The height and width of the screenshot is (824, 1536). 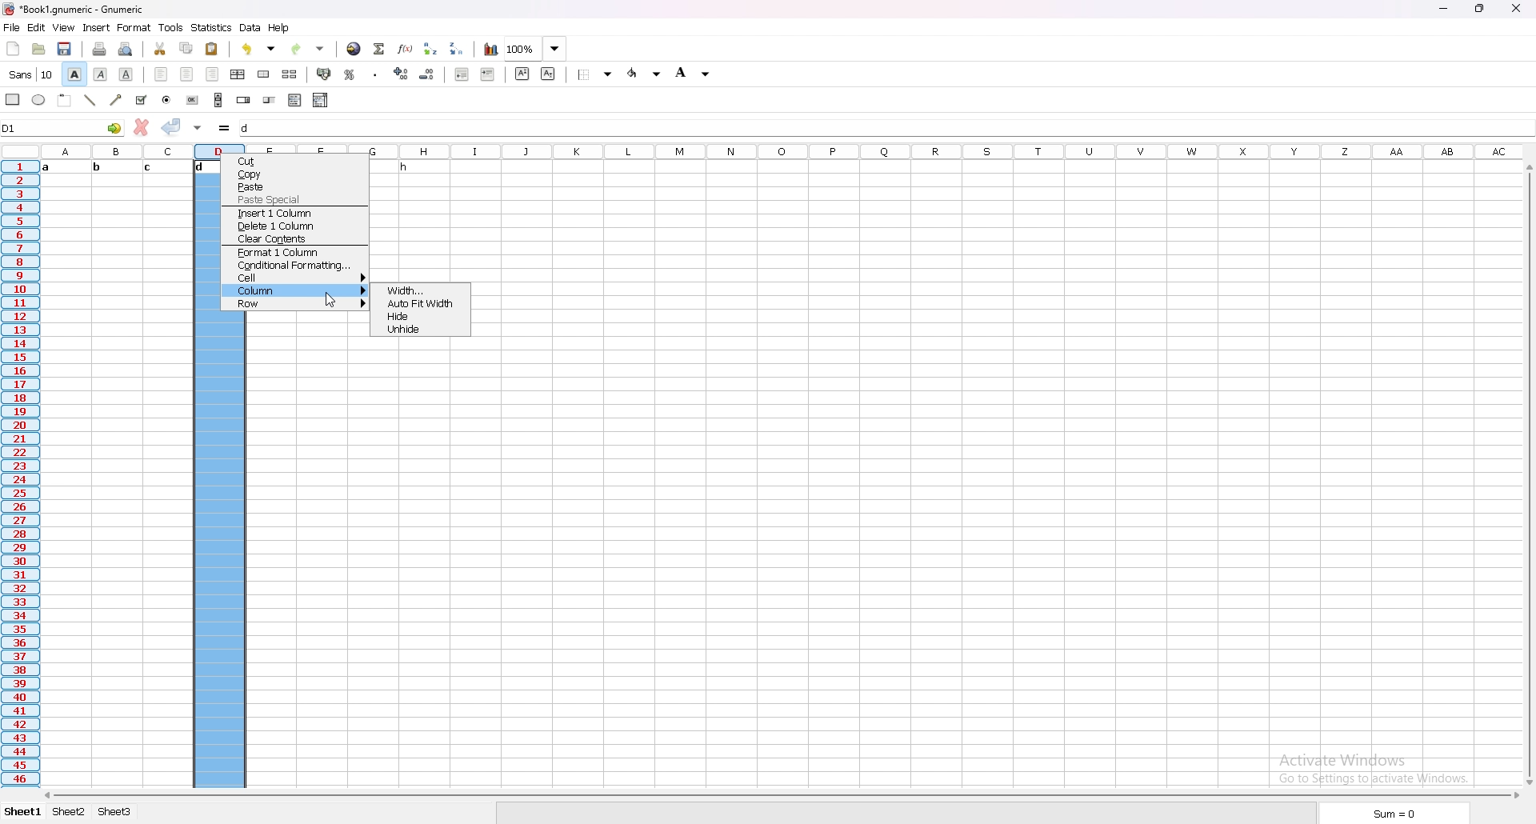 What do you see at coordinates (126, 74) in the screenshot?
I see `underline` at bounding box center [126, 74].